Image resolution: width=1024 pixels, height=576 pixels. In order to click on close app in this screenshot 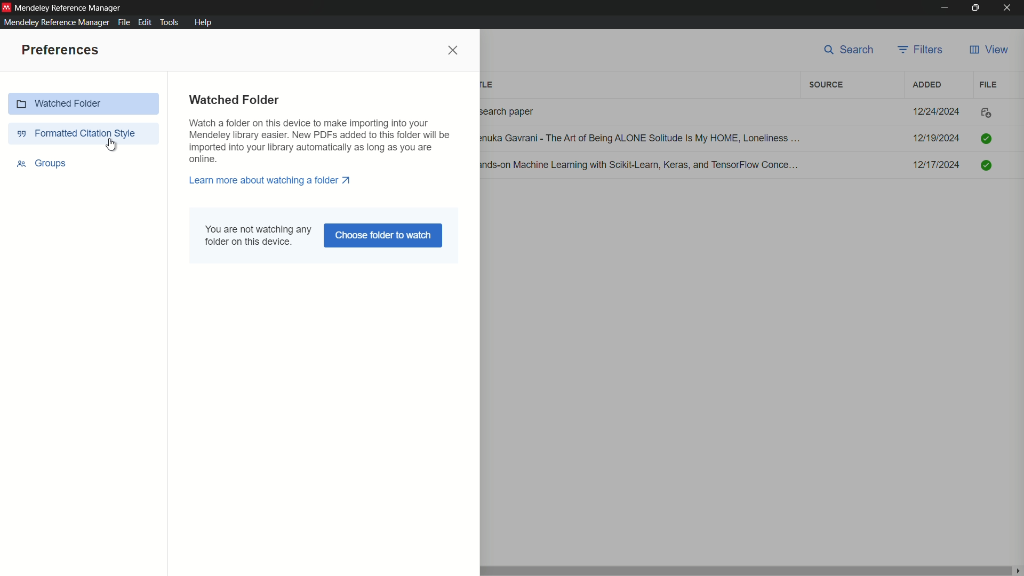, I will do `click(1010, 8)`.